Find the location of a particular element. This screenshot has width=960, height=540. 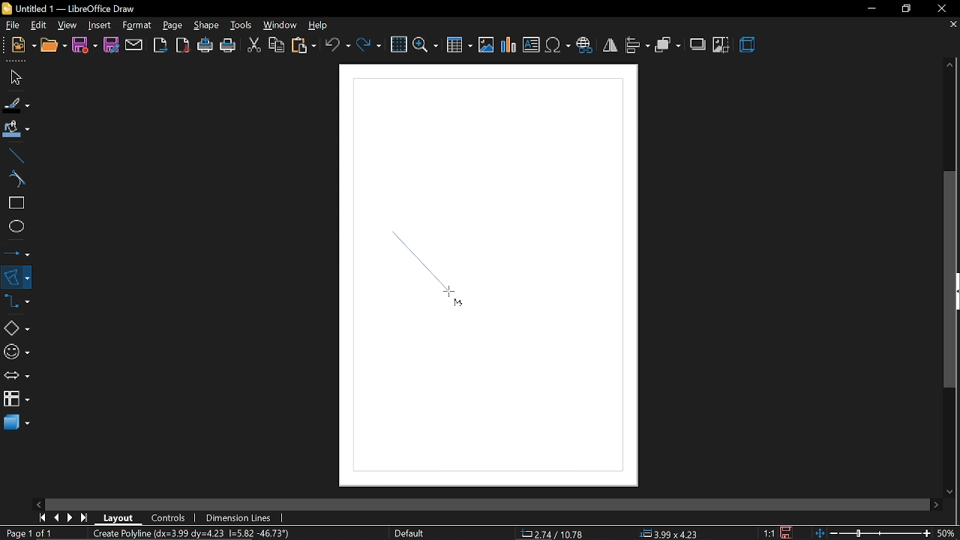

Cursor is located at coordinates (450, 296).